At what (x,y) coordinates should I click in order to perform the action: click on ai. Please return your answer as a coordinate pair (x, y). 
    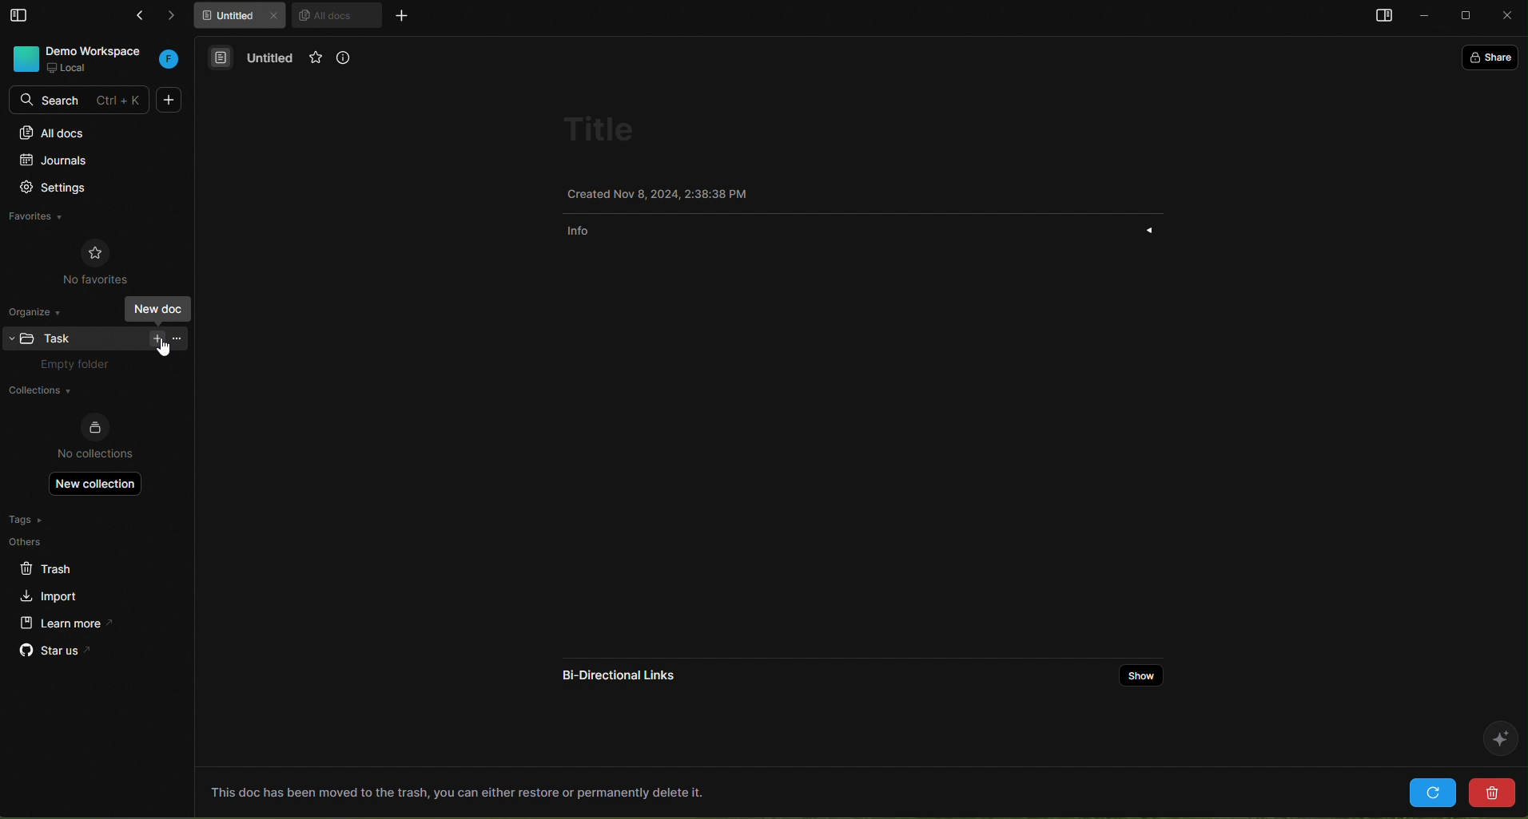
    Looking at the image, I should click on (1498, 737).